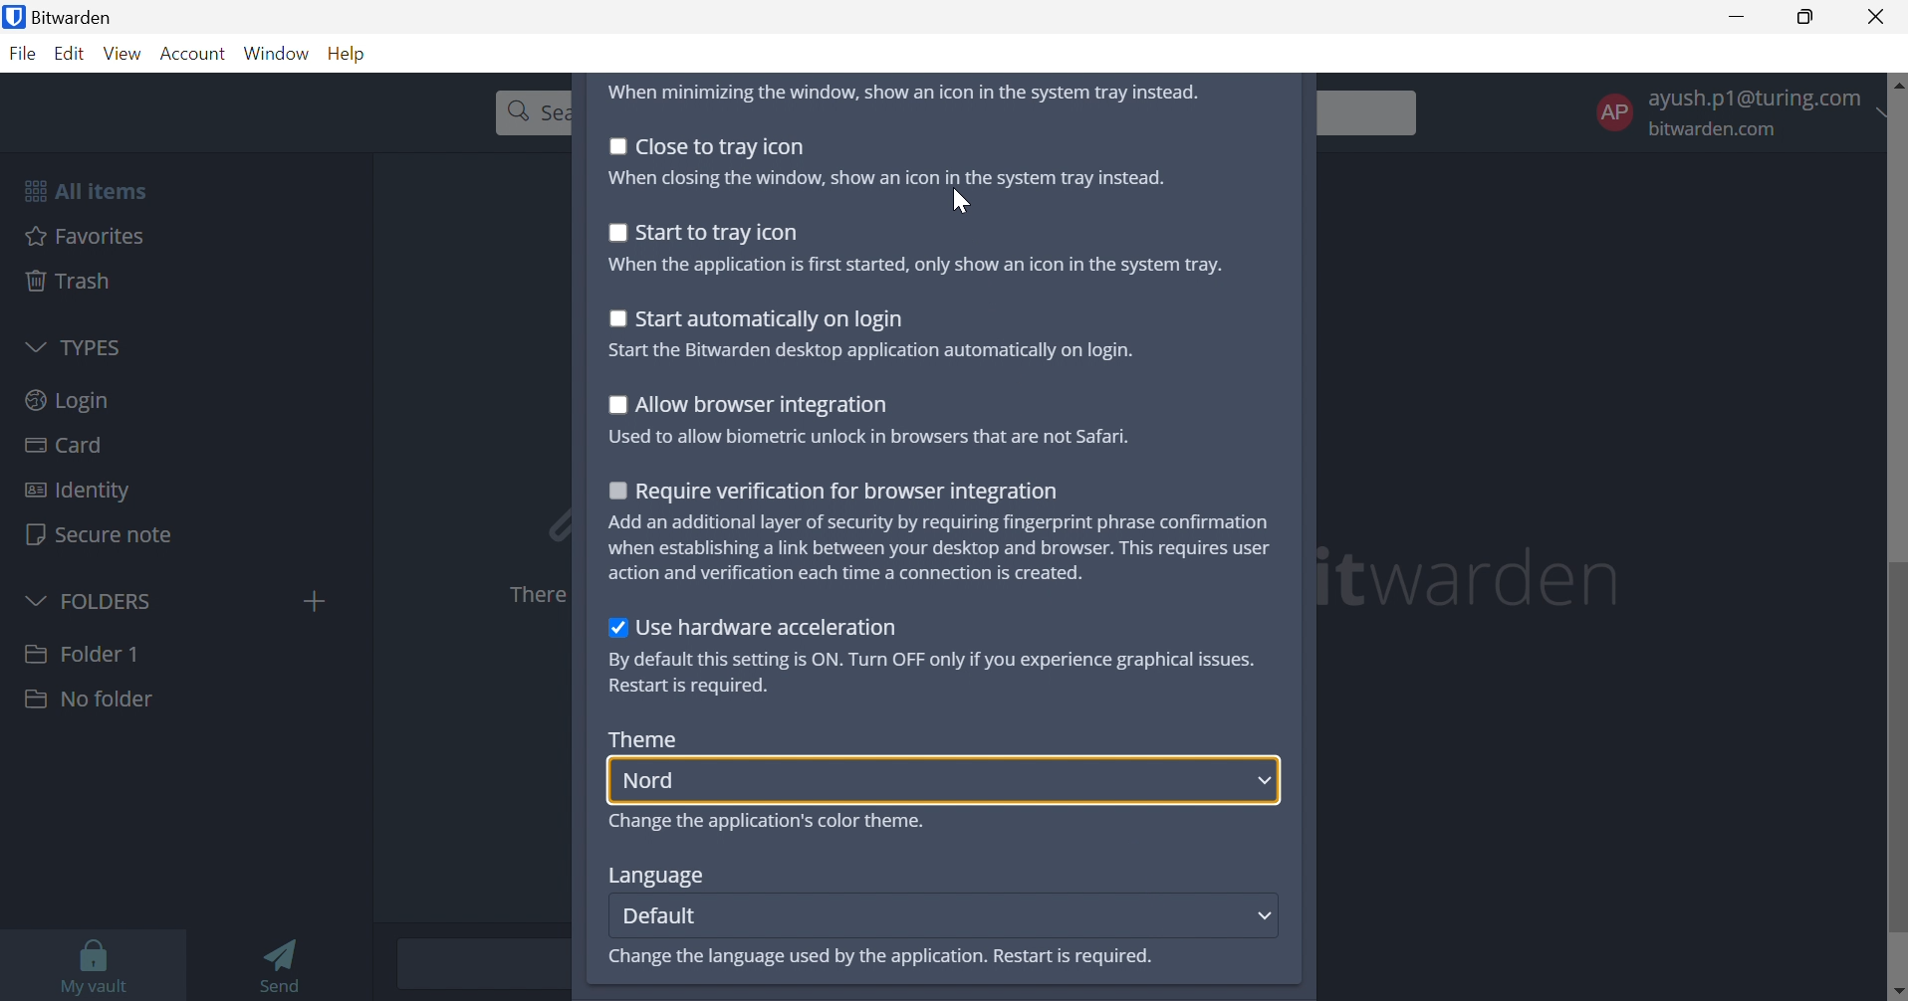  I want to click on All items, so click(84, 190).